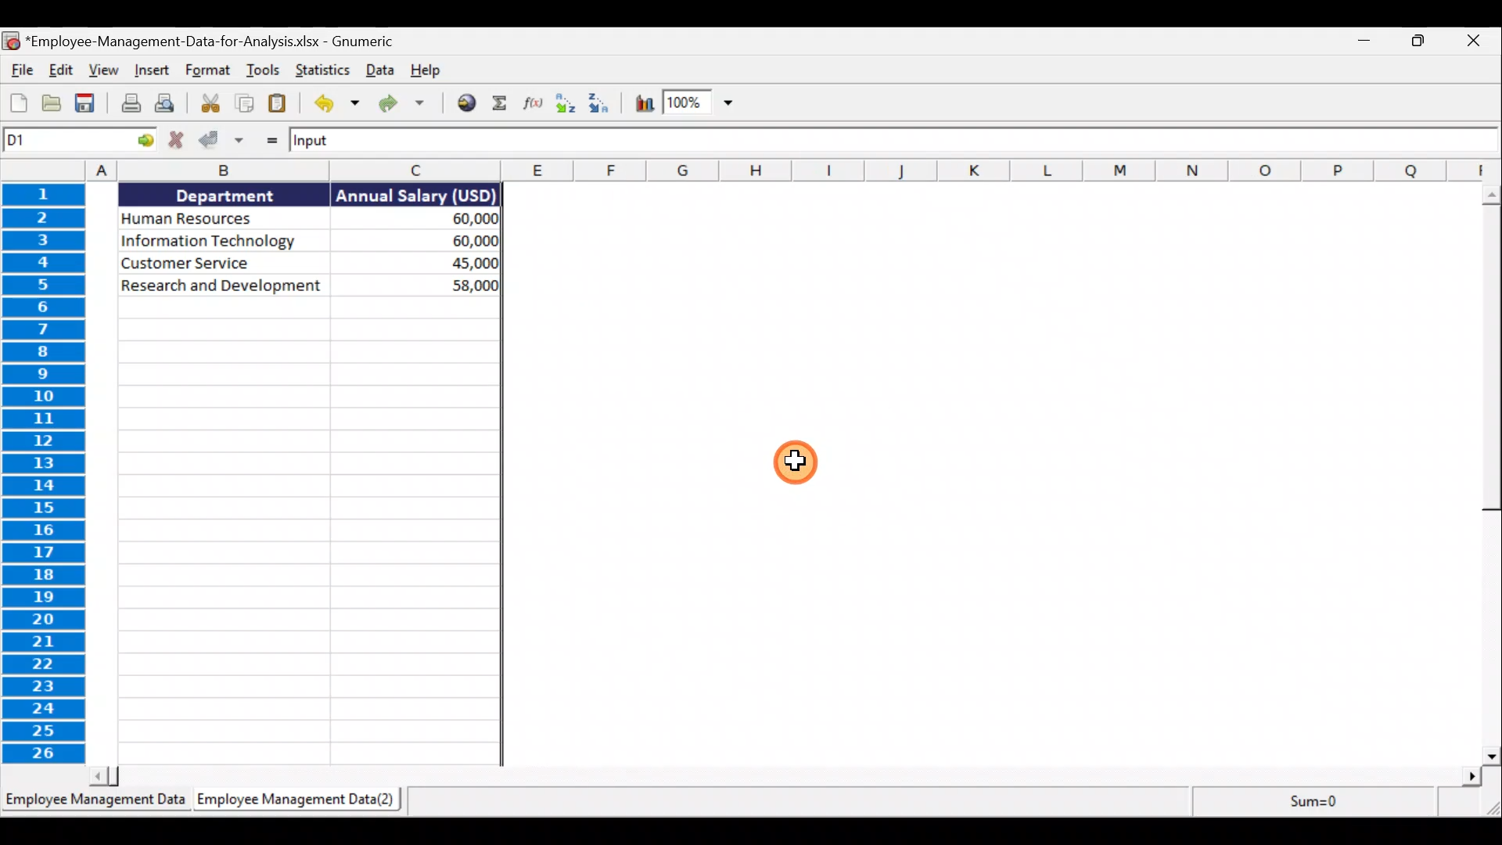 The width and height of the screenshot is (1502, 845). I want to click on Statistics, so click(323, 70).